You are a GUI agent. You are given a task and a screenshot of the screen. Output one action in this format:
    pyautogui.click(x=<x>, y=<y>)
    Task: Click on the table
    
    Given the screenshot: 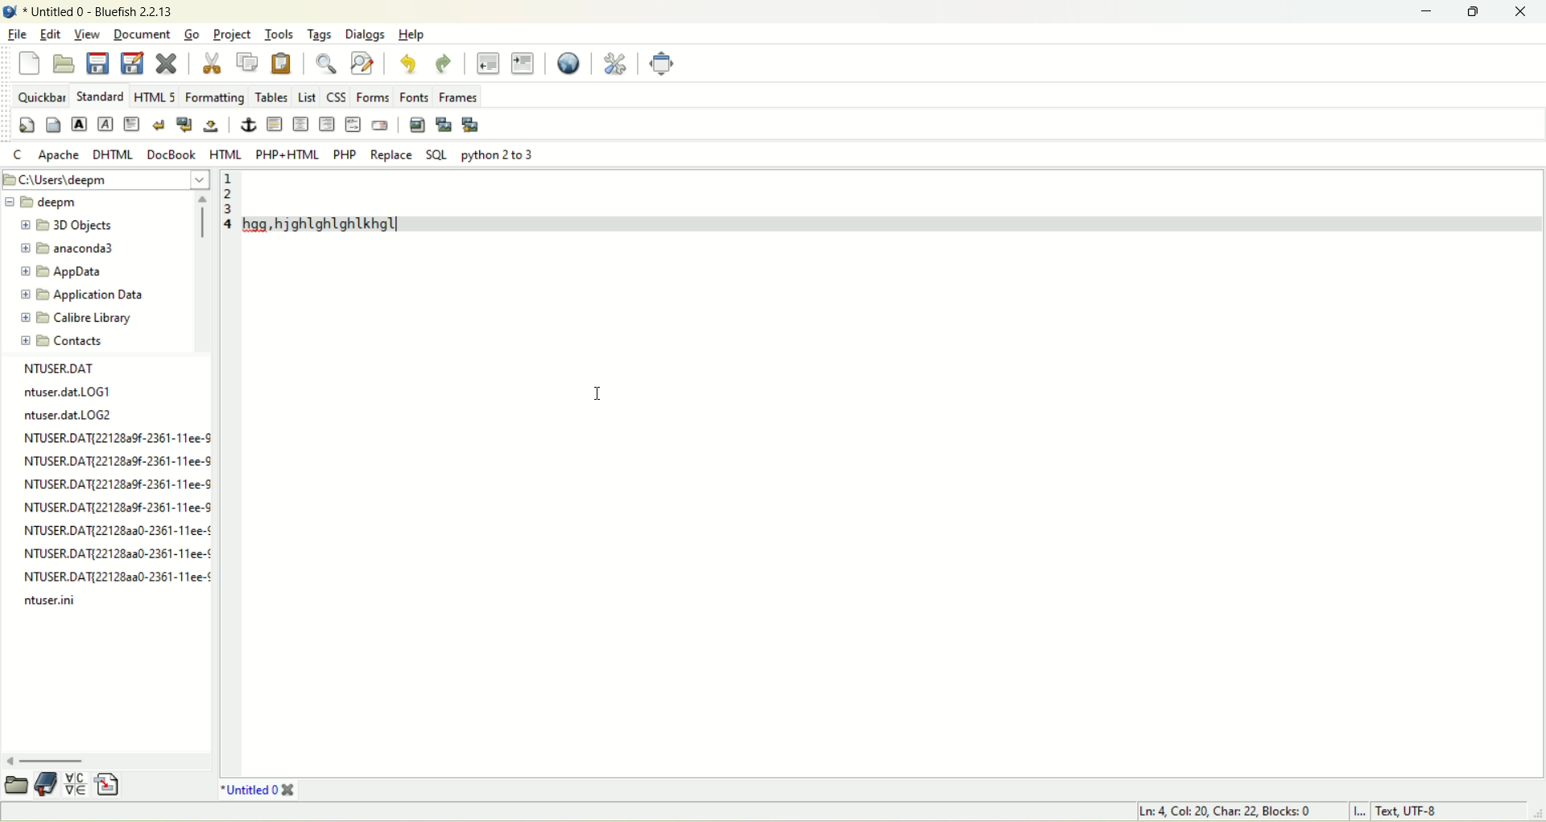 What is the action you would take?
    pyautogui.click(x=270, y=97)
    